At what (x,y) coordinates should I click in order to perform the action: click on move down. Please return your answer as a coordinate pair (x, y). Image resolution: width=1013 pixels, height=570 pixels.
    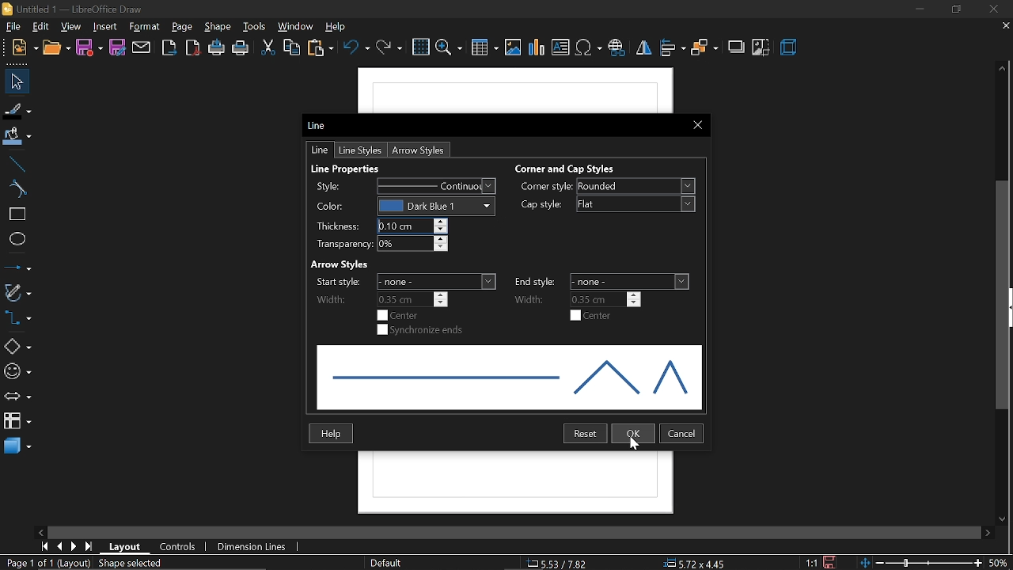
    Looking at the image, I should click on (1005, 520).